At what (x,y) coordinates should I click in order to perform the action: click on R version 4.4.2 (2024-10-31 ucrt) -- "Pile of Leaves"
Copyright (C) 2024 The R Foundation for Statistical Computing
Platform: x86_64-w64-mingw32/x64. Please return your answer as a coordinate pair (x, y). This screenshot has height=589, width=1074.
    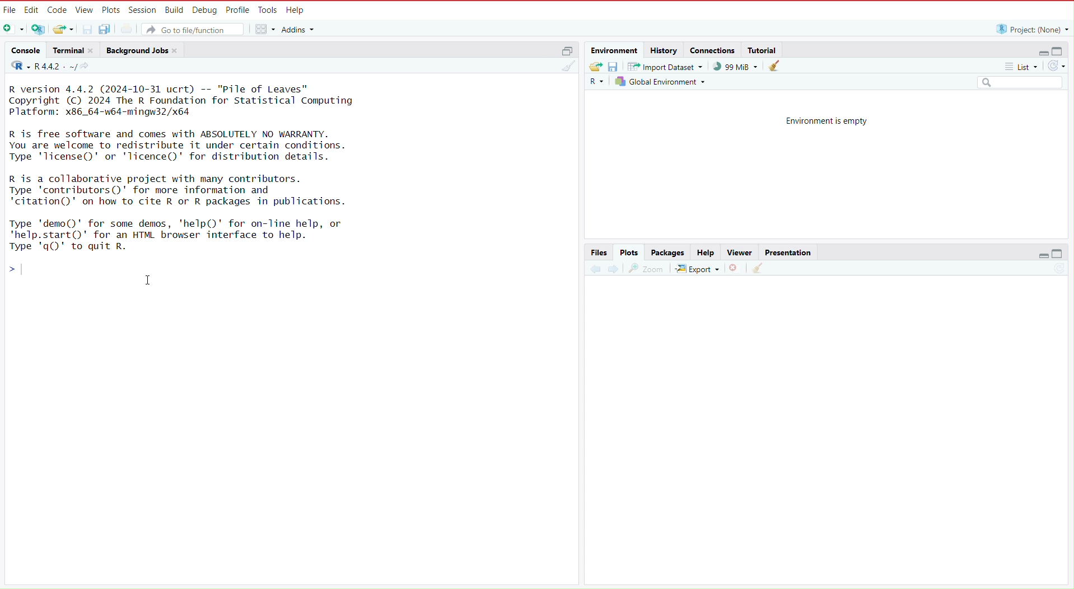
    Looking at the image, I should click on (184, 100).